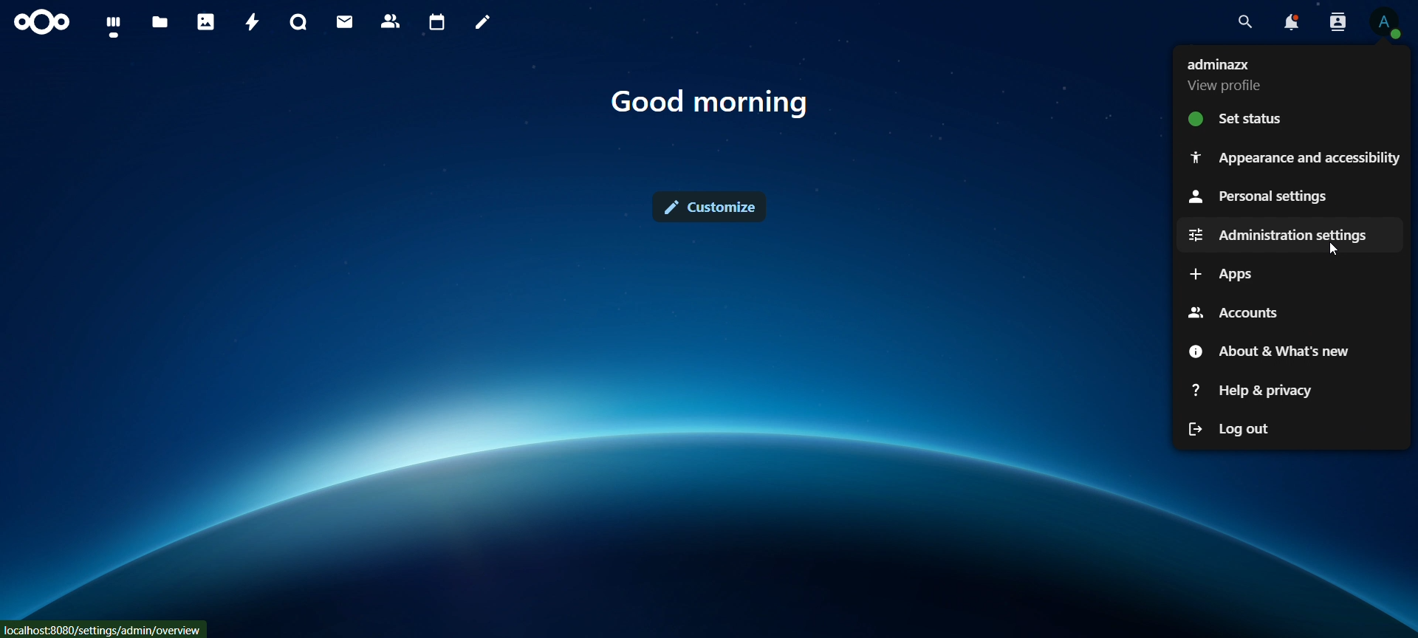 This screenshot has width=1418, height=638. Describe the element at coordinates (1228, 73) in the screenshot. I see `text` at that location.